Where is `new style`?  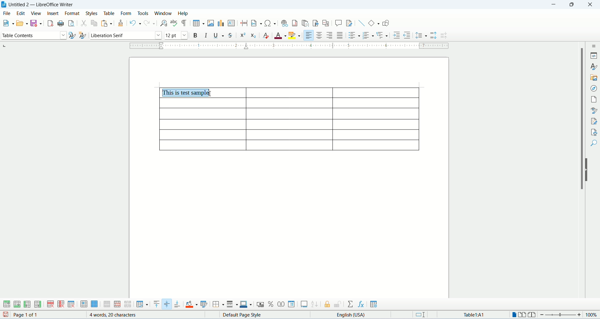 new style is located at coordinates (83, 35).